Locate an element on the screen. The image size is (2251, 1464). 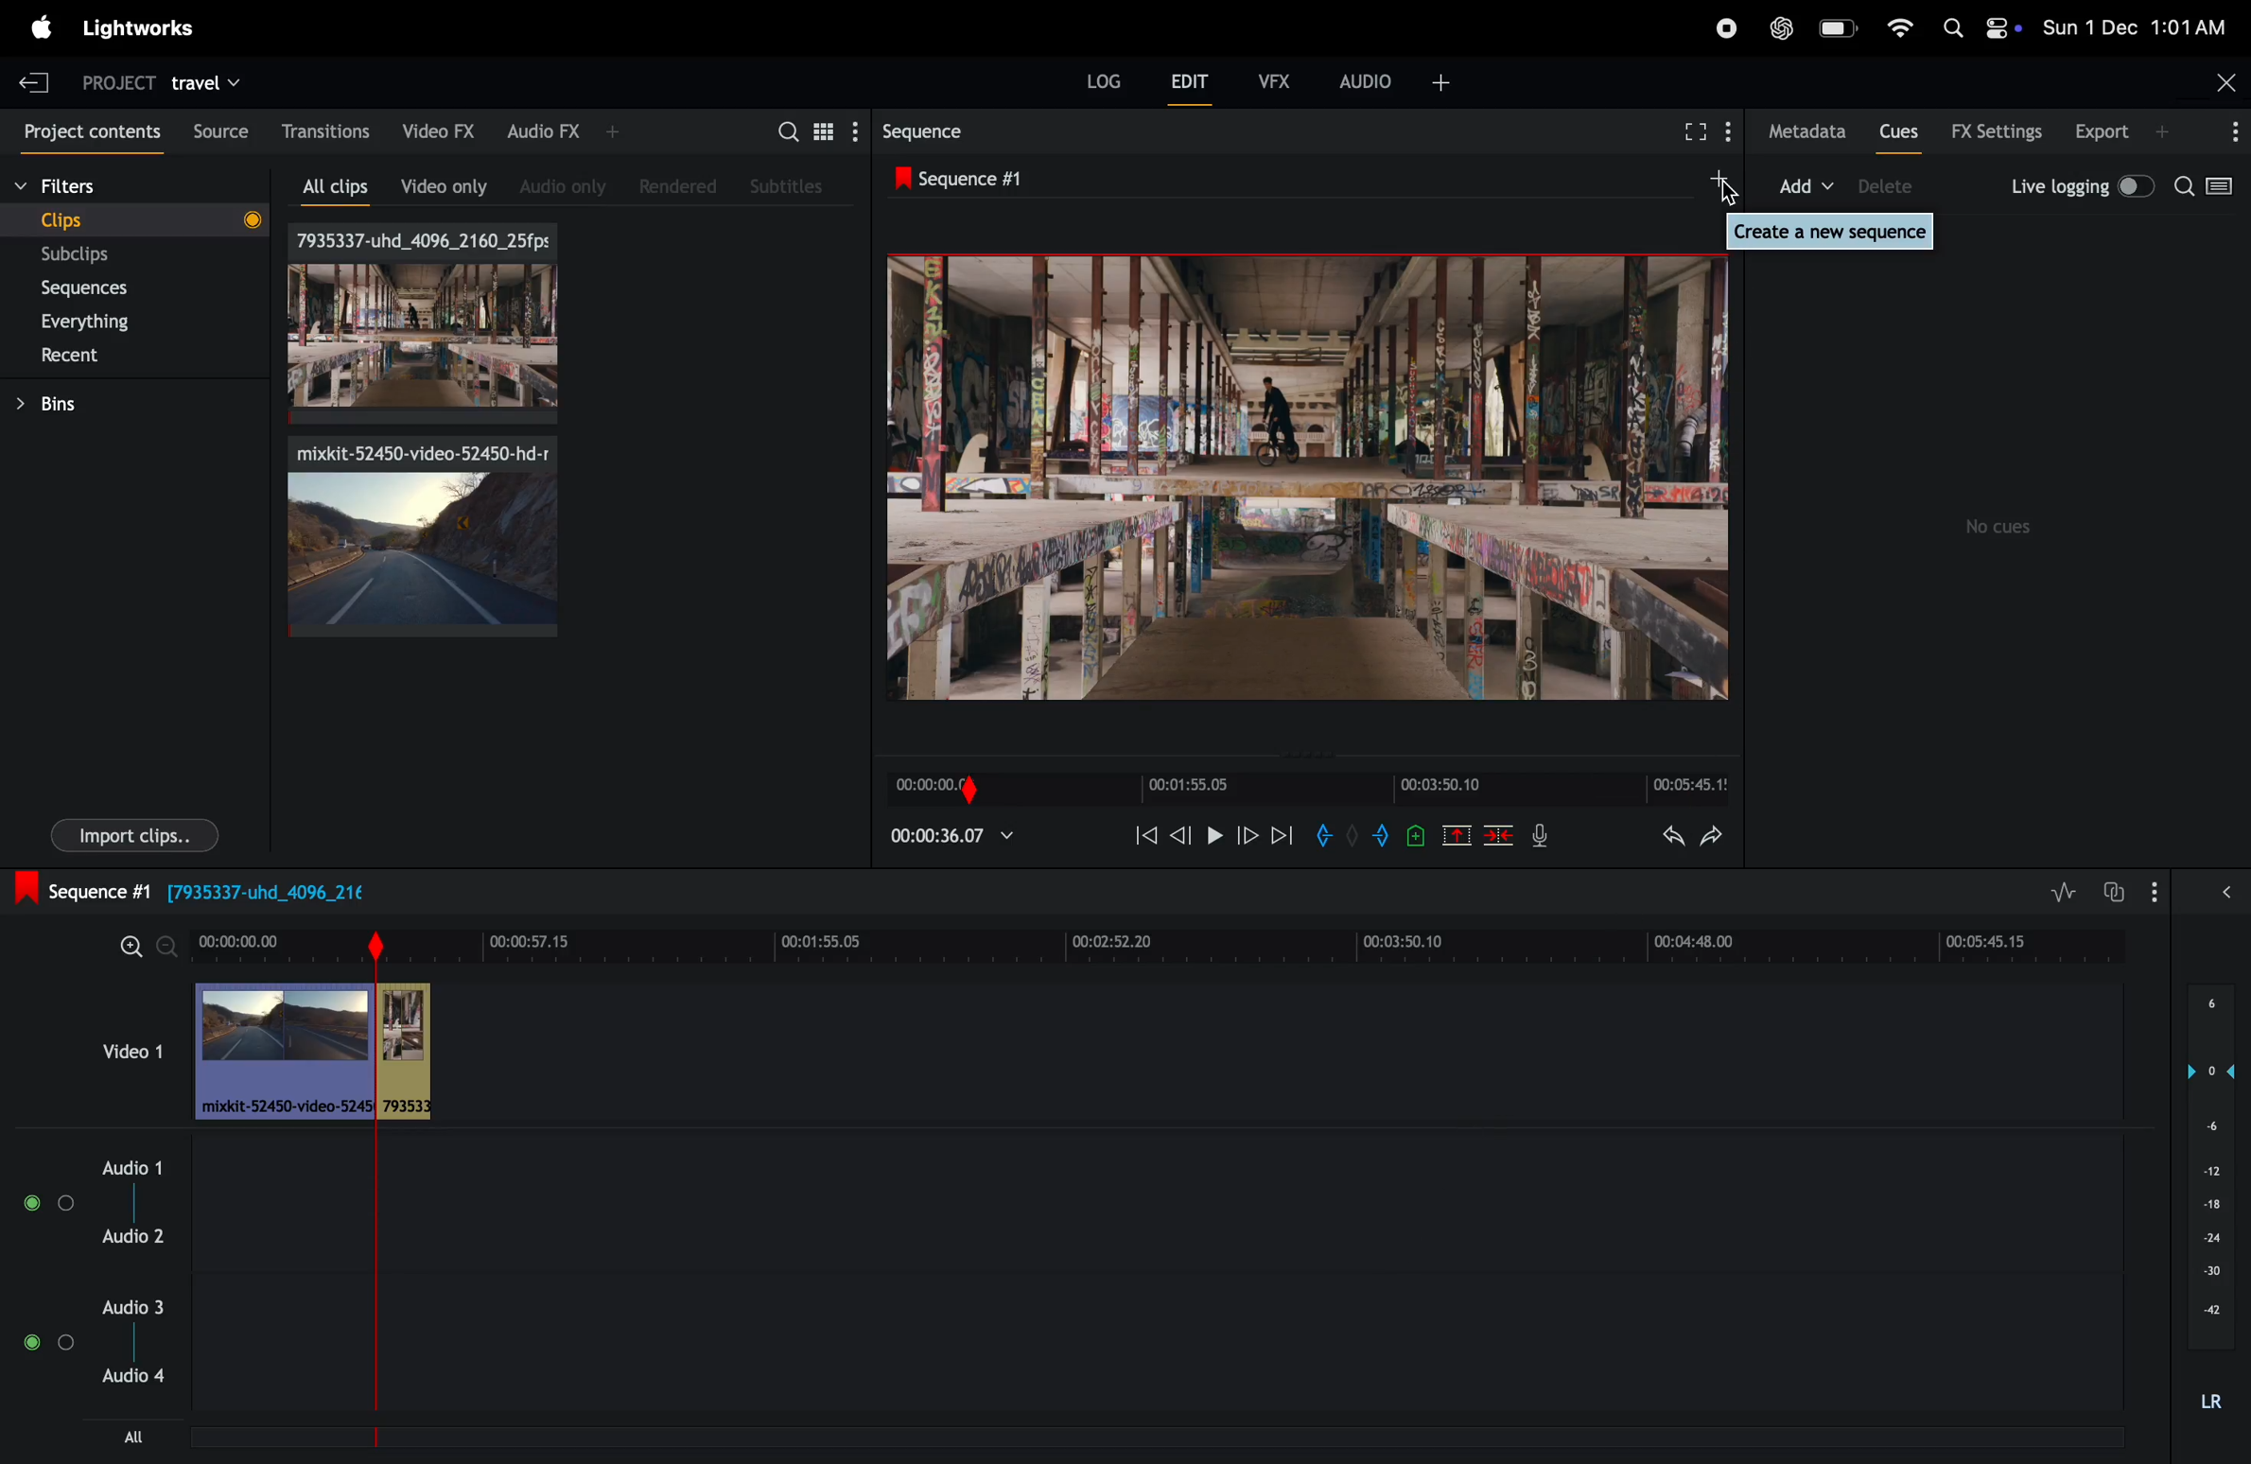
all is located at coordinates (134, 1436).